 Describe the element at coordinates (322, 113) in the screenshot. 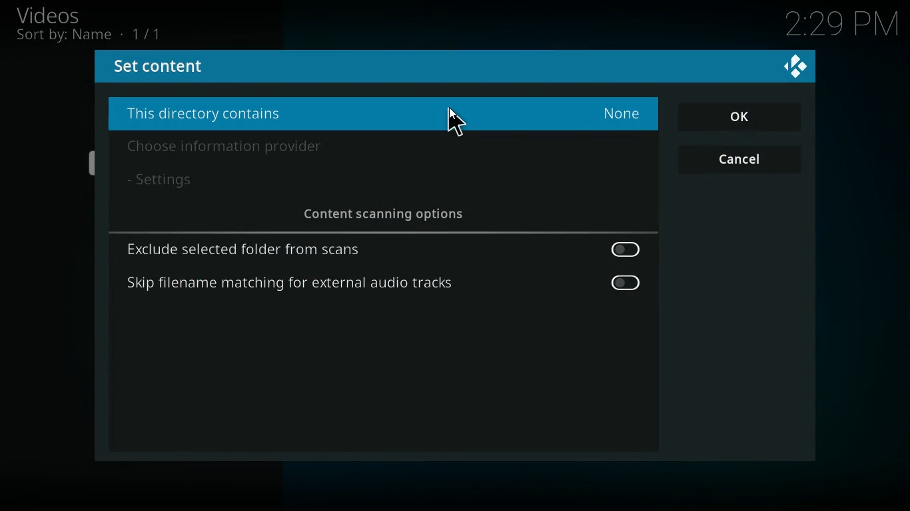

I see `this directory contains` at that location.